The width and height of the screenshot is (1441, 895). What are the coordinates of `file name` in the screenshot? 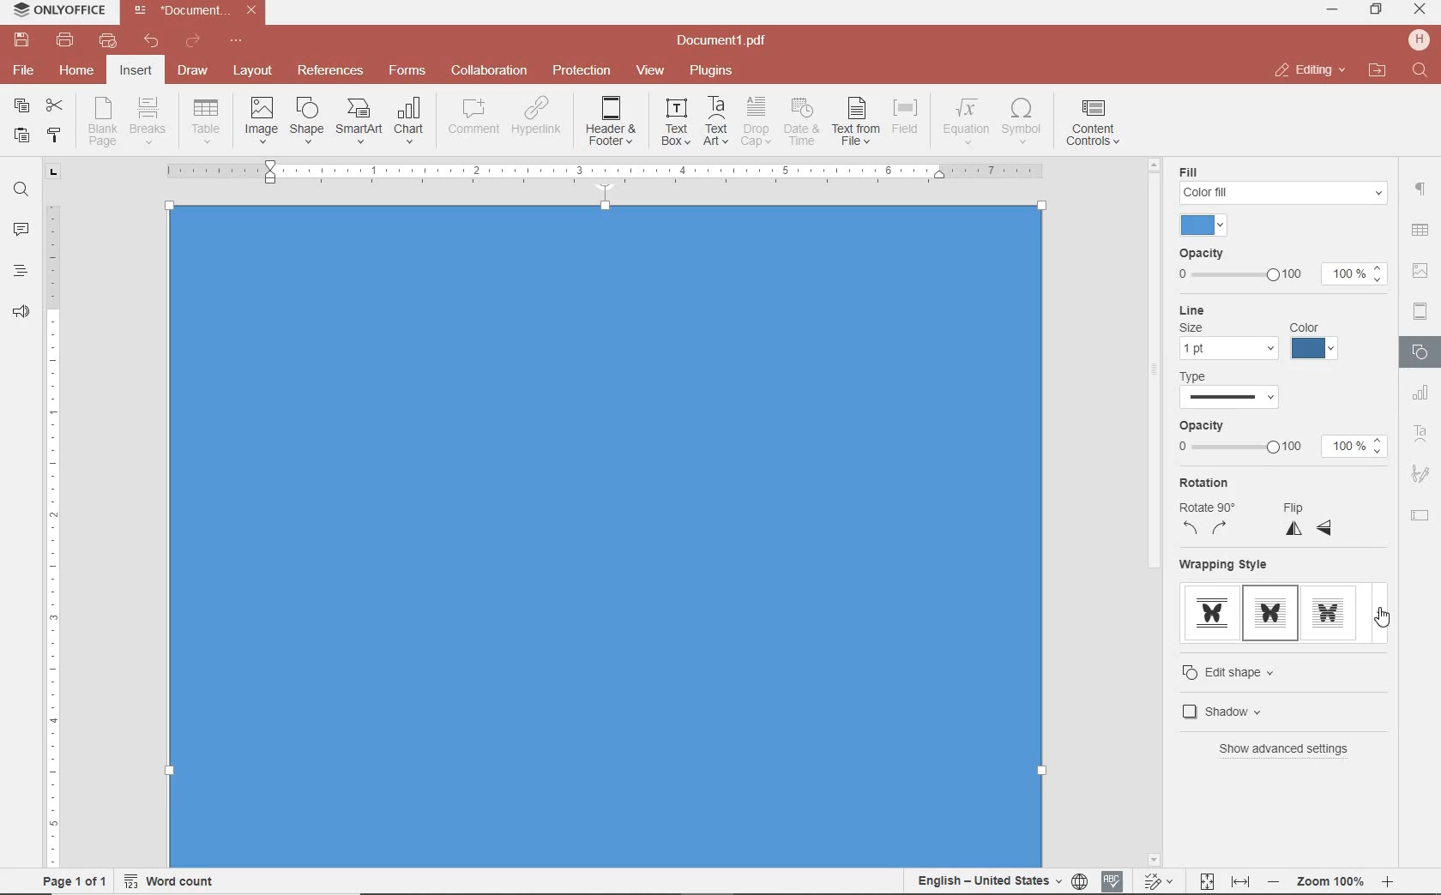 It's located at (727, 41).